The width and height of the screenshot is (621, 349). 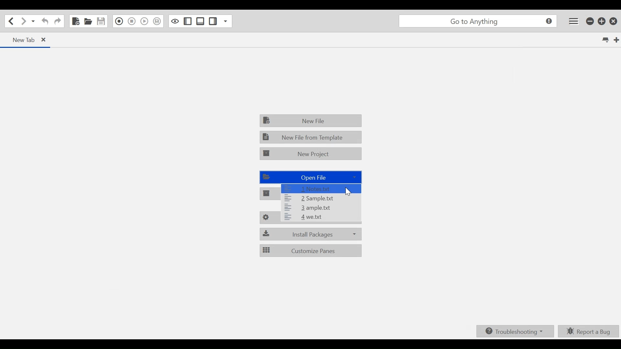 I want to click on Show/Hide Right pane, so click(x=188, y=21).